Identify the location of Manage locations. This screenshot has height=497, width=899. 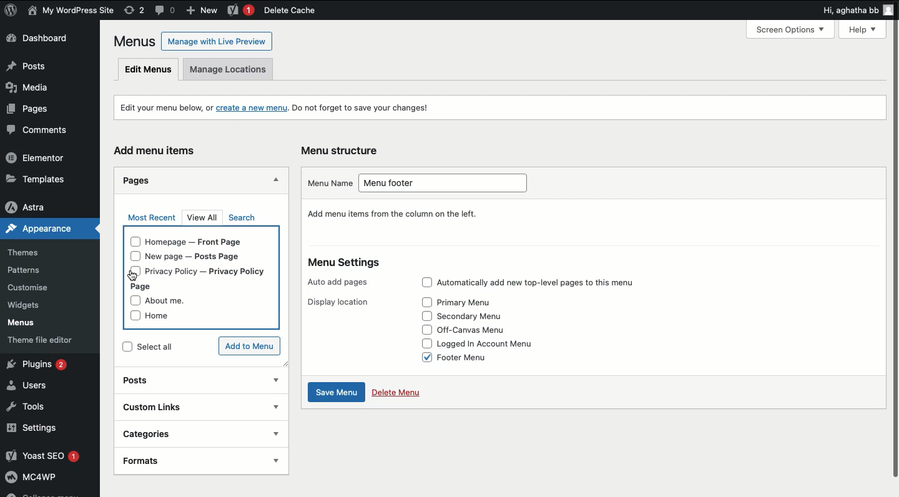
(233, 69).